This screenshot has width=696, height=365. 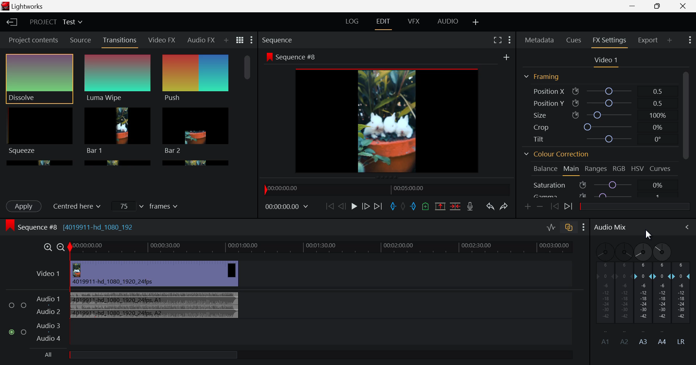 What do you see at coordinates (11, 21) in the screenshot?
I see `Back to Homepage` at bounding box center [11, 21].